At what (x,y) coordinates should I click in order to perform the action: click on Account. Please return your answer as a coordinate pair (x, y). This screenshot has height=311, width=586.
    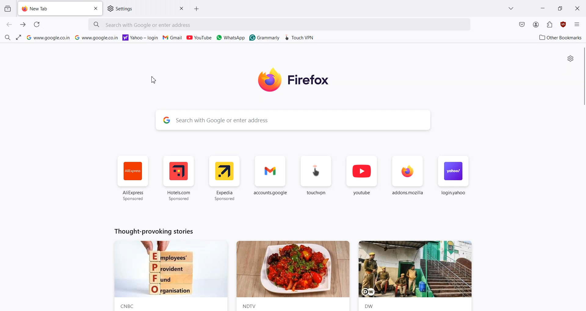
    Looking at the image, I should click on (536, 25).